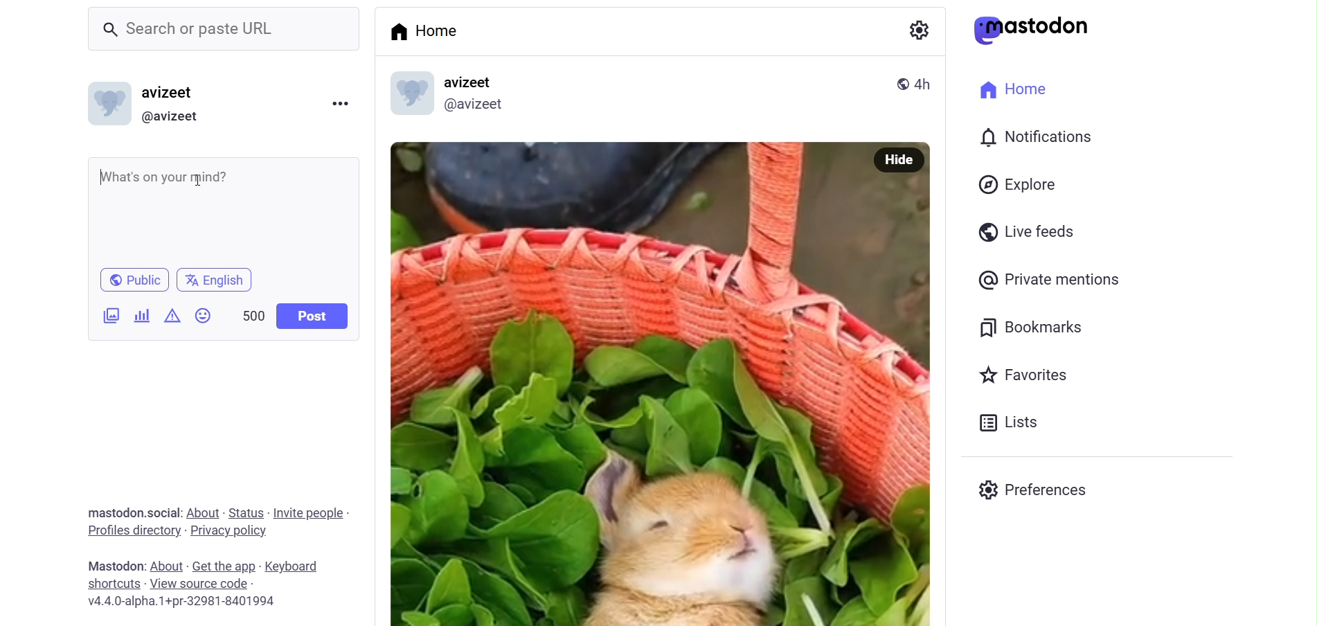 The width and height of the screenshot is (1317, 626). What do you see at coordinates (898, 159) in the screenshot?
I see `Hide ` at bounding box center [898, 159].